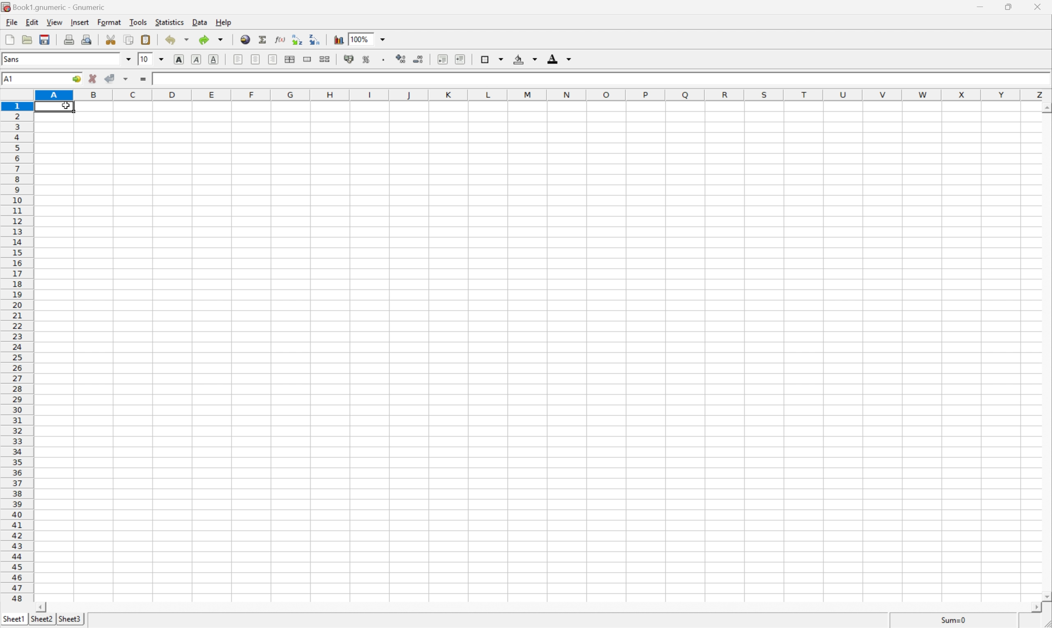 The width and height of the screenshot is (1052, 628). I want to click on Sort the selected region in ascending order based on the first column selected, so click(297, 38).